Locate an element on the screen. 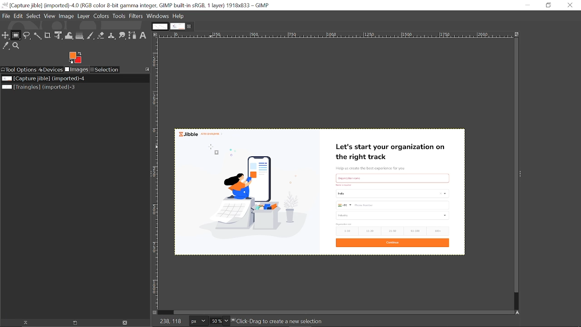  Access this image menu is located at coordinates (155, 35).